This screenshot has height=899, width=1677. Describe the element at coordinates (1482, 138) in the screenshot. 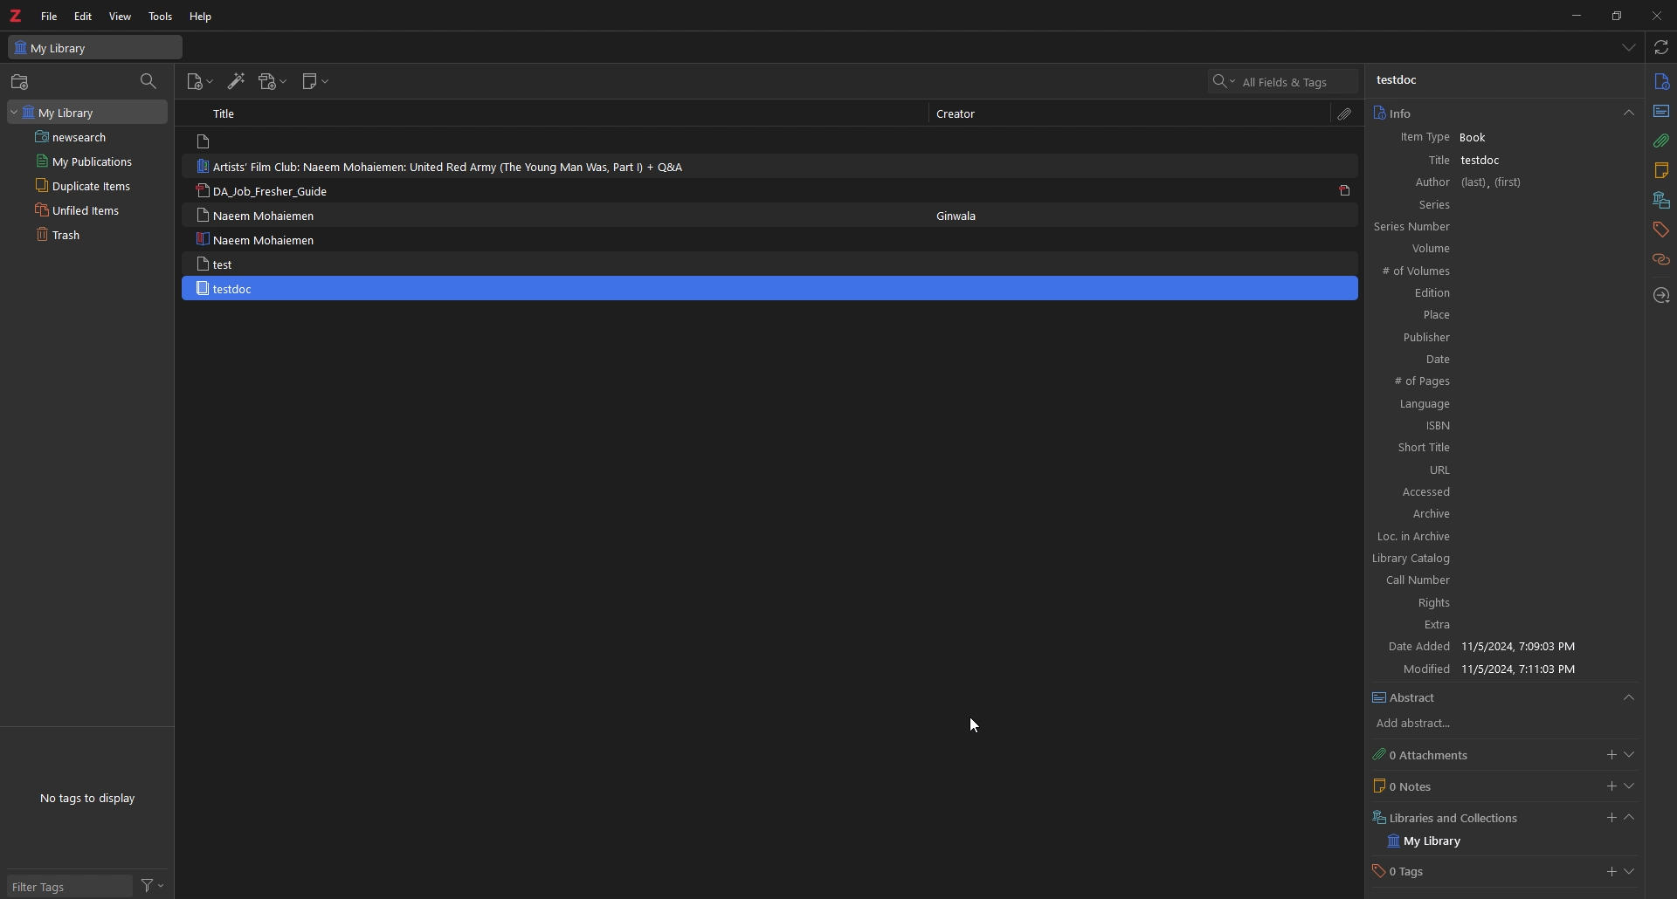

I see `Book` at that location.